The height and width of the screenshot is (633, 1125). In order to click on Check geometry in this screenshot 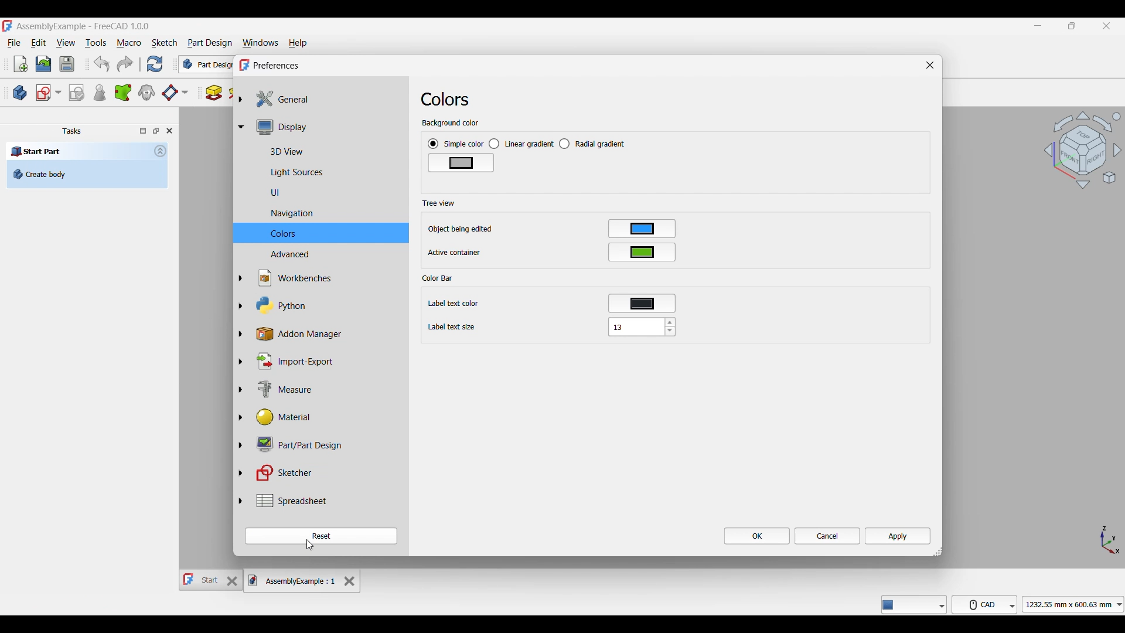, I will do `click(99, 92)`.